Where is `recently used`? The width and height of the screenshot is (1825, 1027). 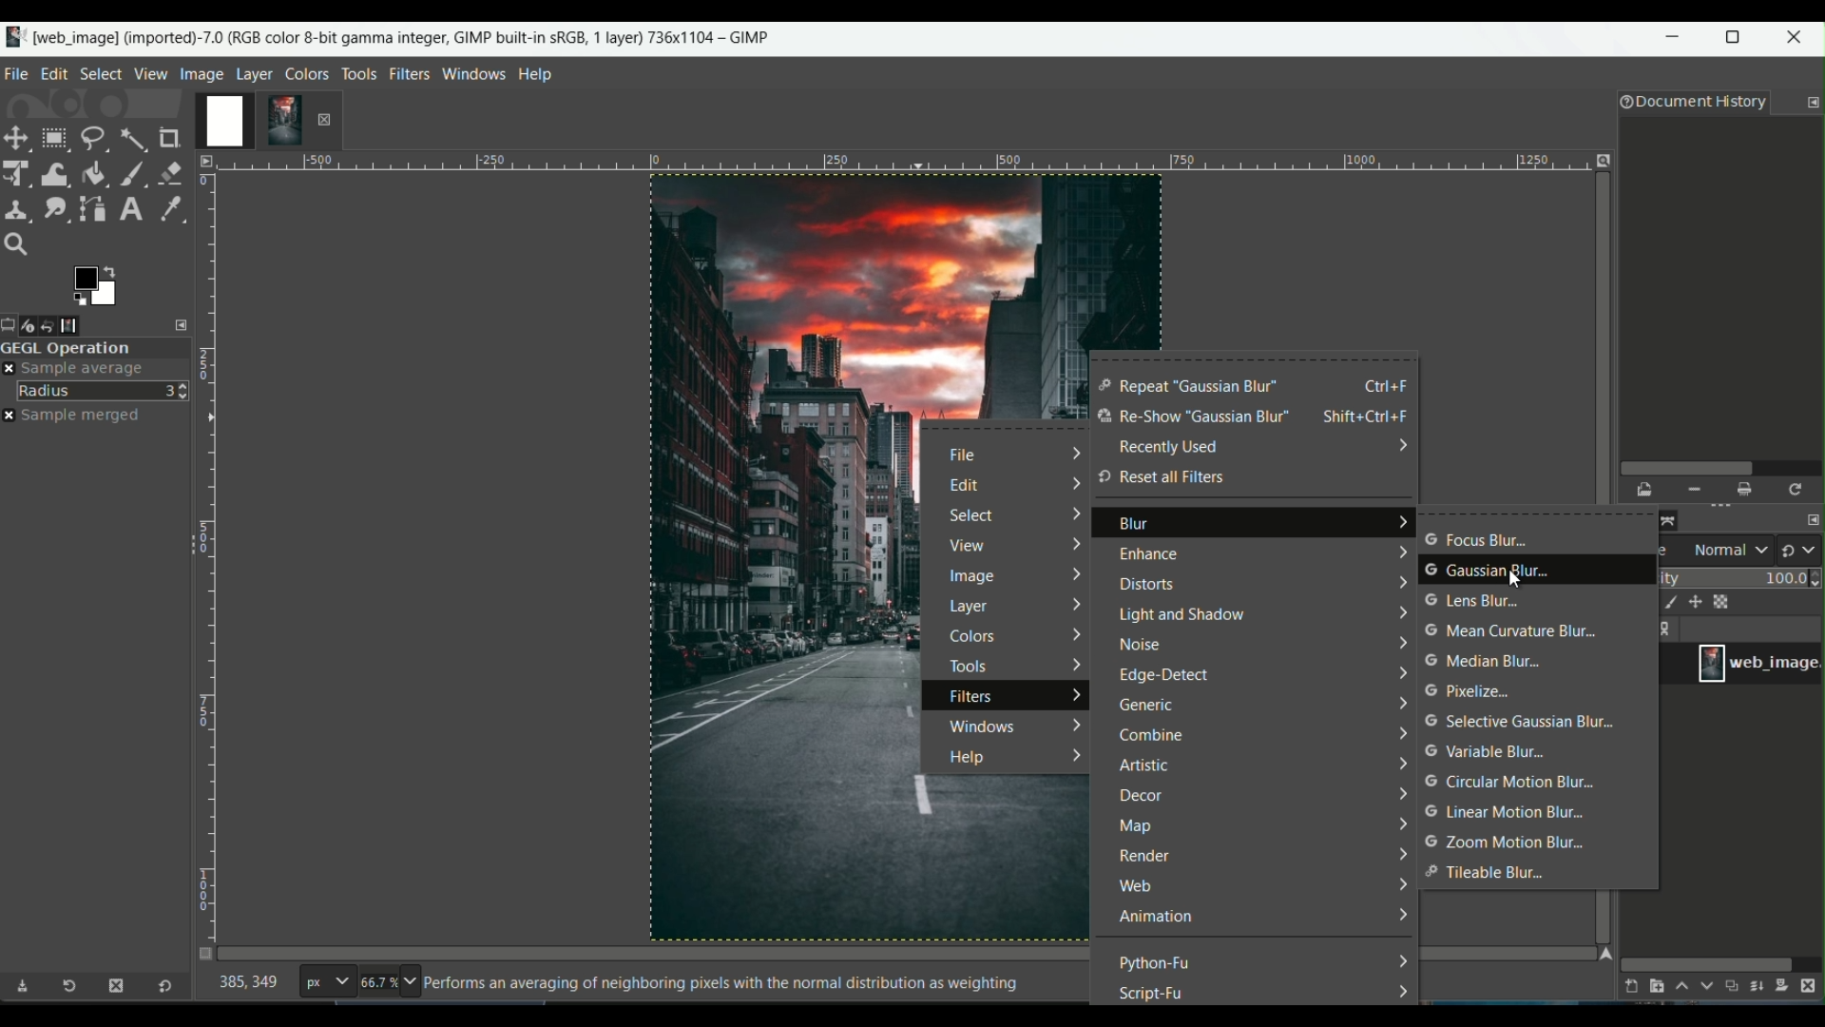
recently used is located at coordinates (1168, 447).